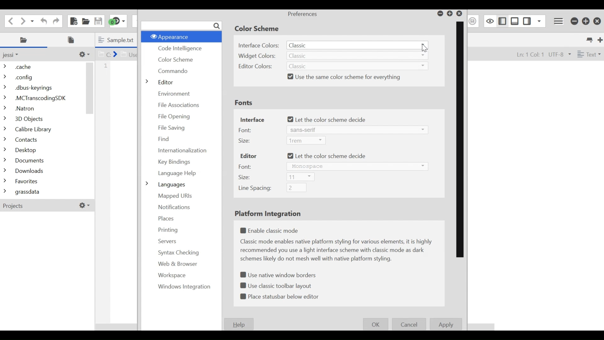 This screenshot has width=604, height=340. What do you see at coordinates (338, 251) in the screenshot?
I see `text` at bounding box center [338, 251].